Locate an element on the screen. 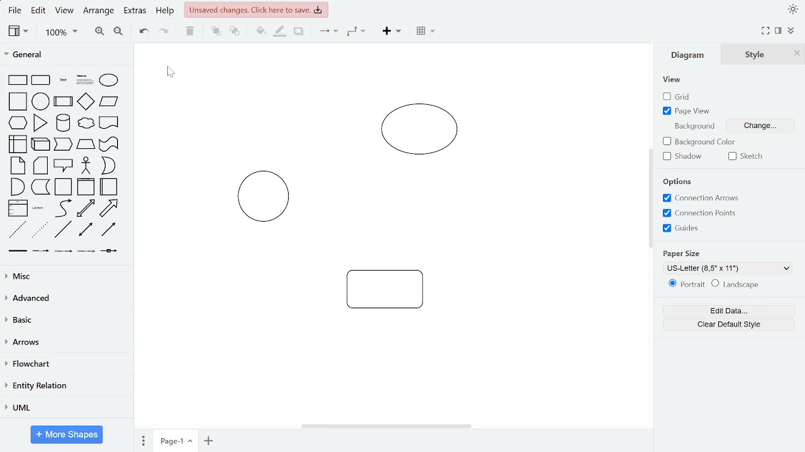 The width and height of the screenshot is (805, 452). Current Diagrams is located at coordinates (393, 210).